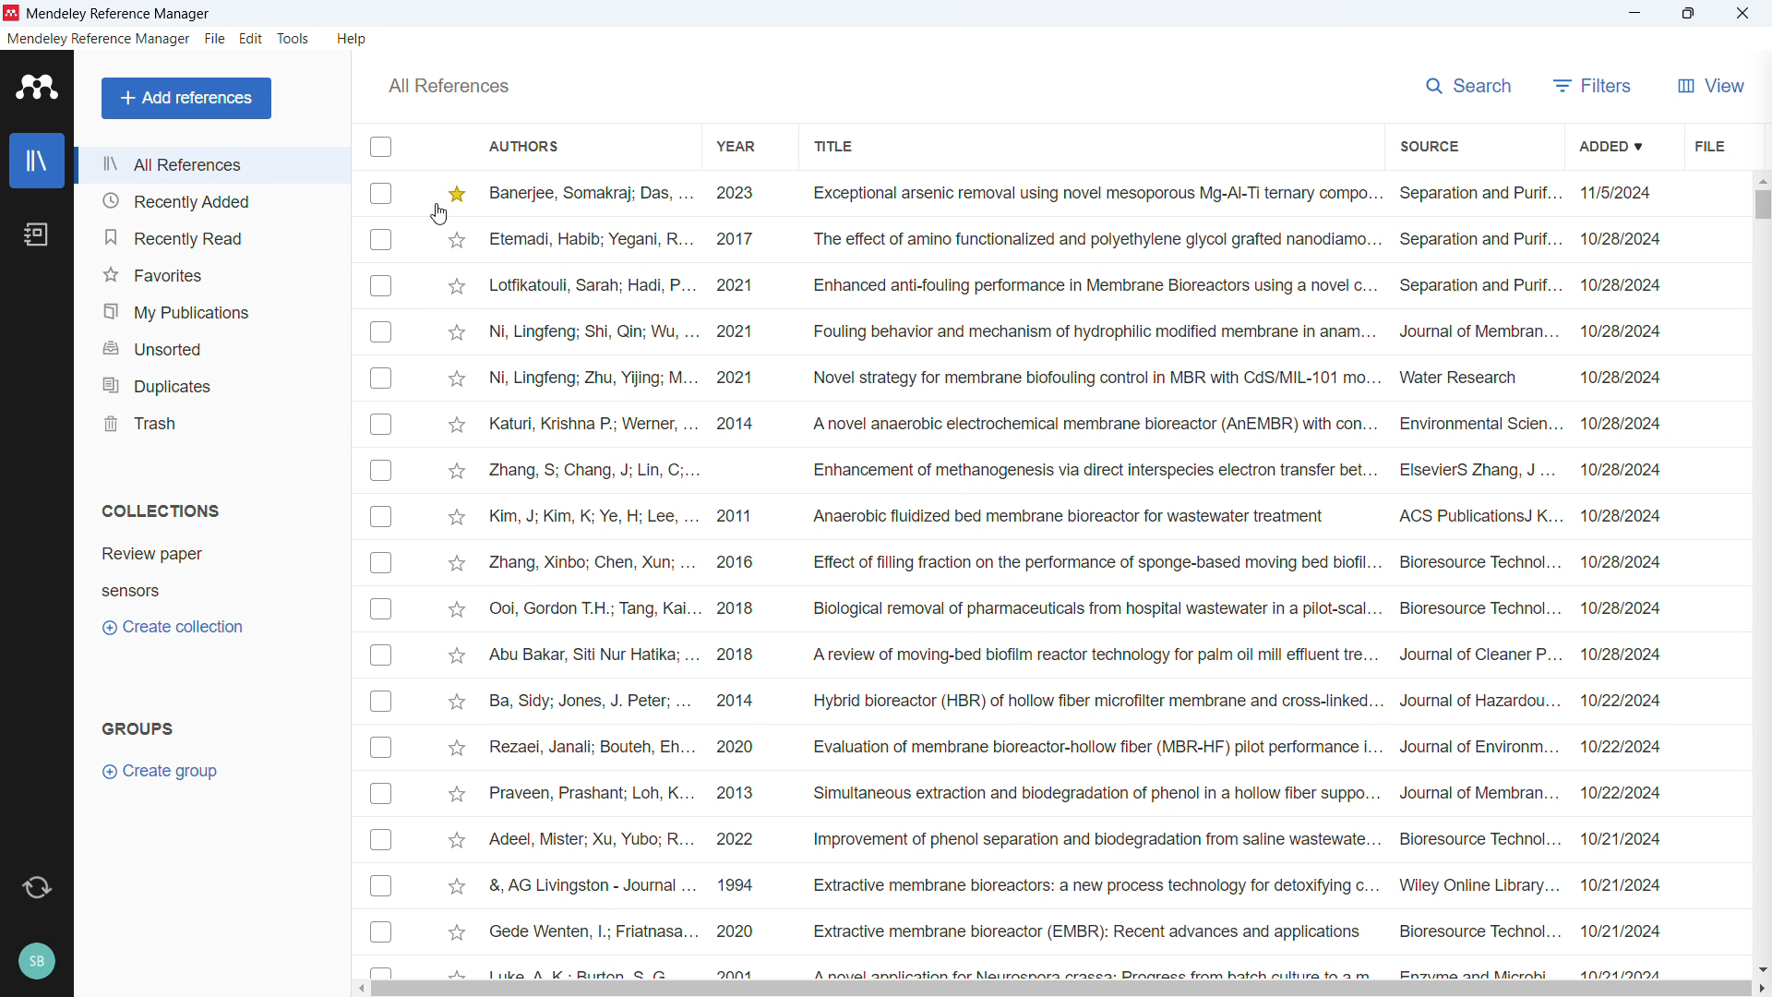 This screenshot has height=997, width=1772. I want to click on Groups , so click(138, 727).